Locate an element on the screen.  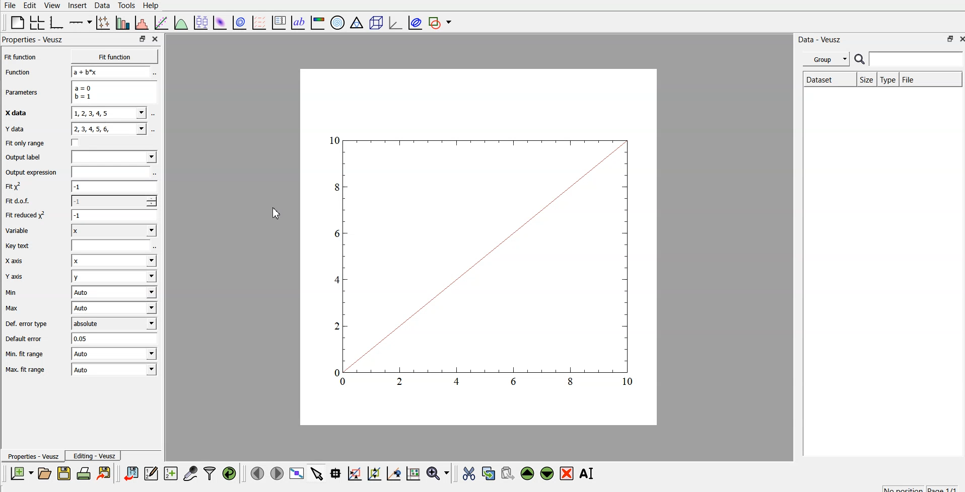
X axis is located at coordinates (24, 262).